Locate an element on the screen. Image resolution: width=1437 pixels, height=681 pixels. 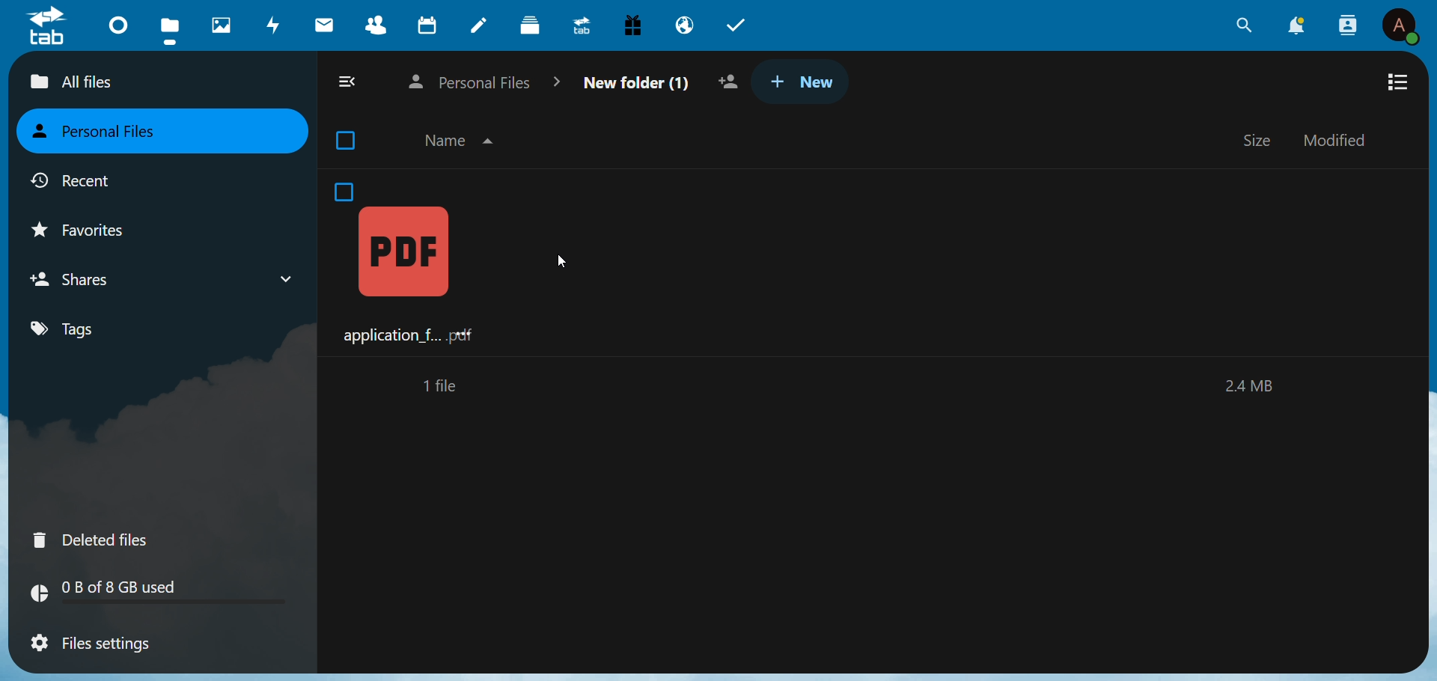
memory is located at coordinates (1252, 388).